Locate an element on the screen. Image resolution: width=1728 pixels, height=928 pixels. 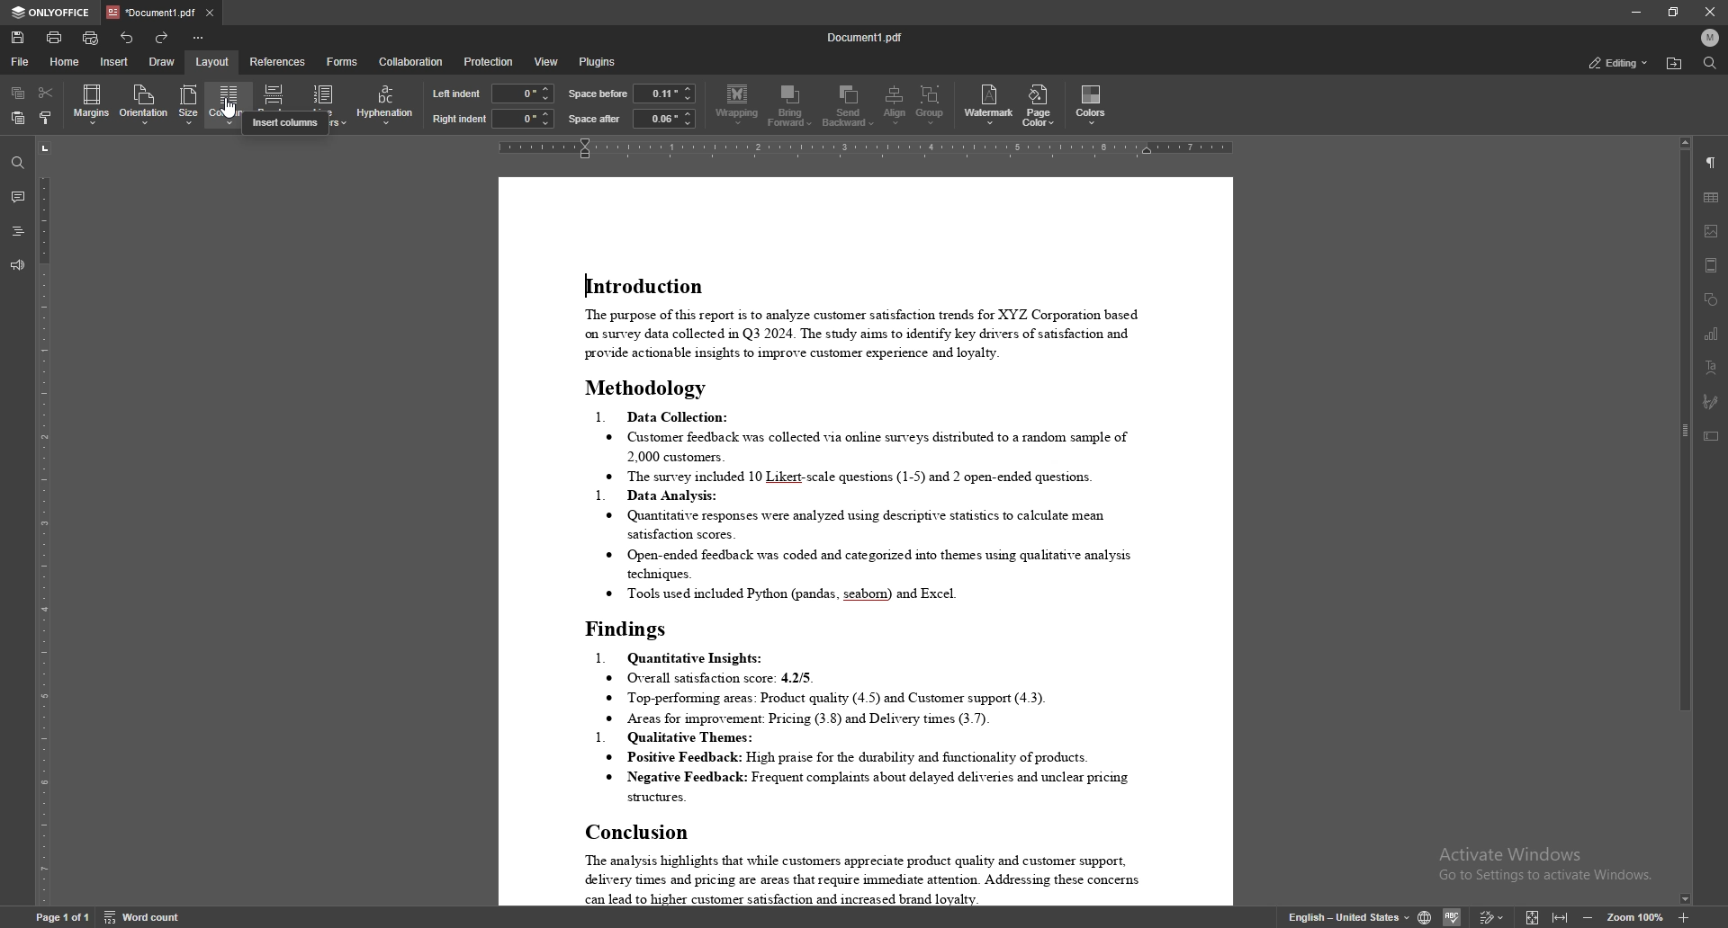
watermark is located at coordinates (990, 104).